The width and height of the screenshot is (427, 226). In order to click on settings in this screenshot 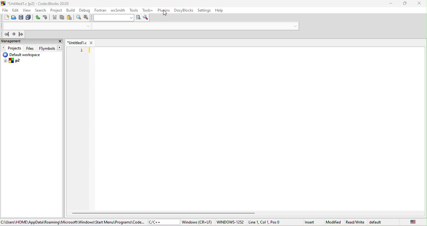, I will do `click(204, 11)`.